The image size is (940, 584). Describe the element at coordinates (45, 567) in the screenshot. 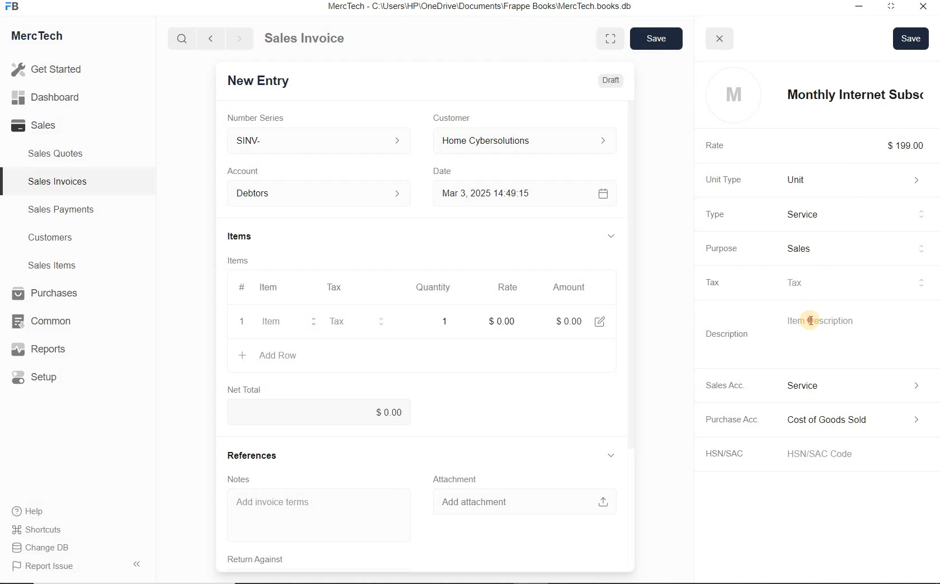

I see `Report Issue` at that location.